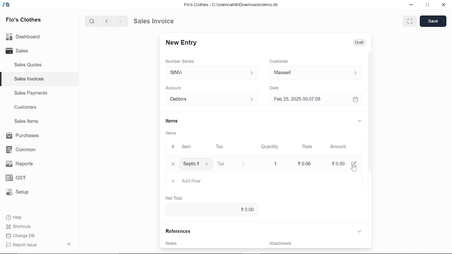 The height and width of the screenshot is (254, 452). What do you see at coordinates (19, 192) in the screenshot?
I see `Setup` at bounding box center [19, 192].